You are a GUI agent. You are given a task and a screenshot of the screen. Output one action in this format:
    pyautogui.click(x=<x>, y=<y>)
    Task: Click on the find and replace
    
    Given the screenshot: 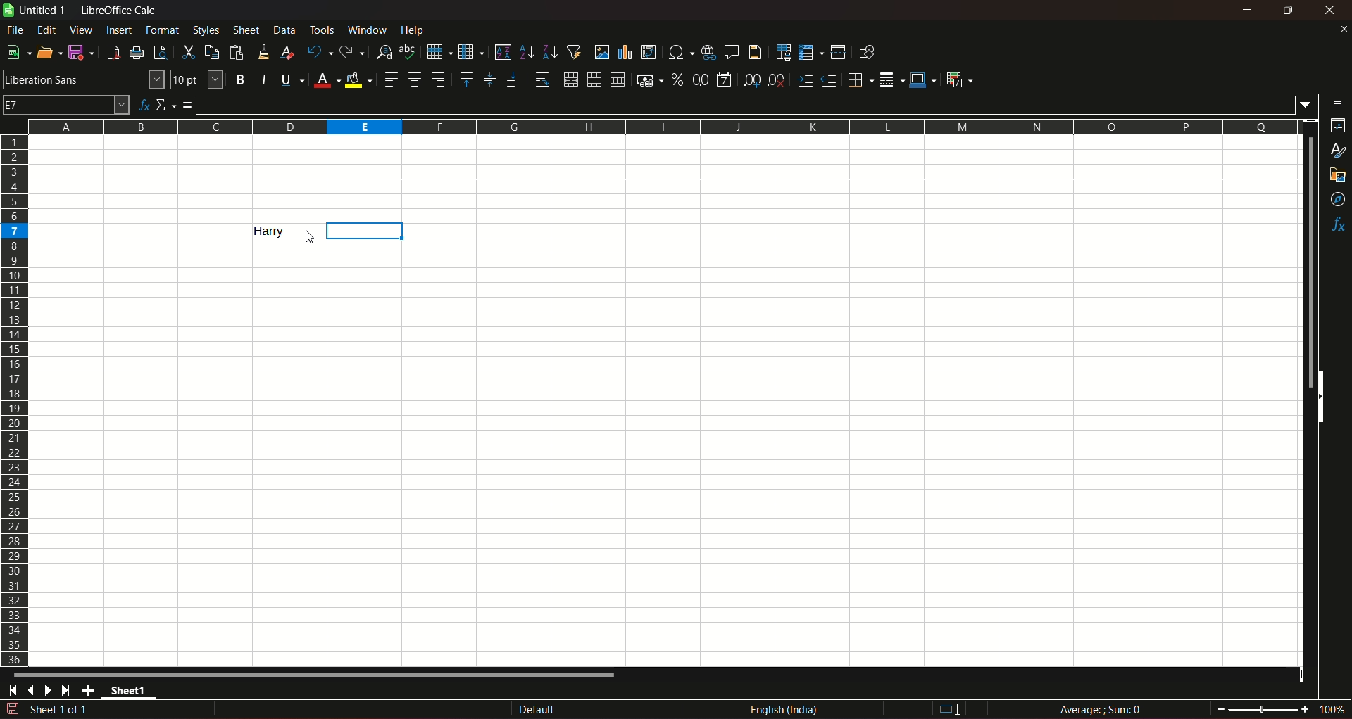 What is the action you would take?
    pyautogui.click(x=383, y=51)
    